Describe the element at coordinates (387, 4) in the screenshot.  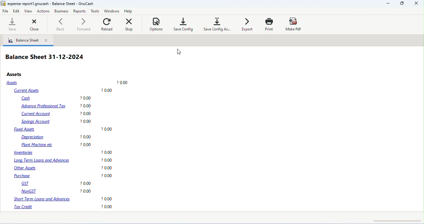
I see `minimize` at that location.